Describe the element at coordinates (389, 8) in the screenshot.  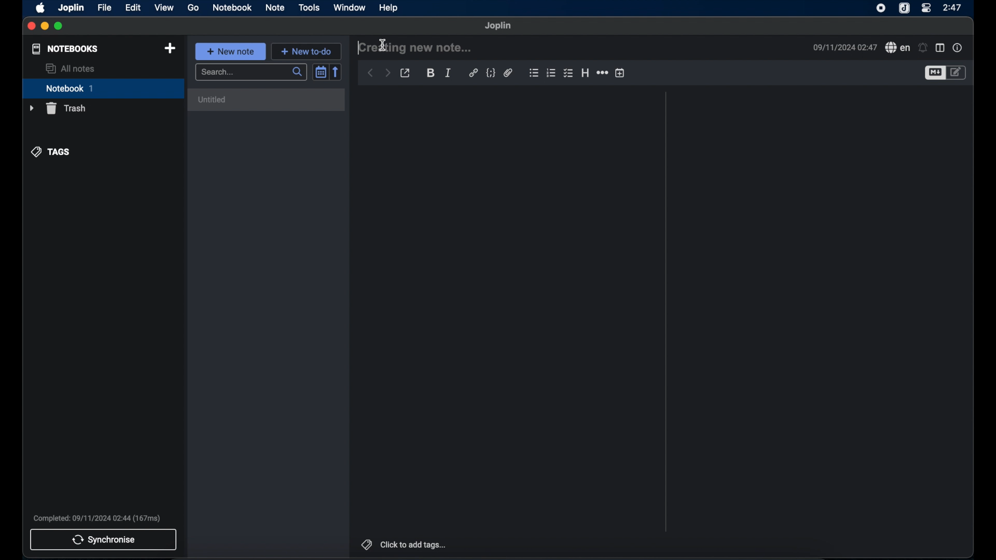
I see `help` at that location.